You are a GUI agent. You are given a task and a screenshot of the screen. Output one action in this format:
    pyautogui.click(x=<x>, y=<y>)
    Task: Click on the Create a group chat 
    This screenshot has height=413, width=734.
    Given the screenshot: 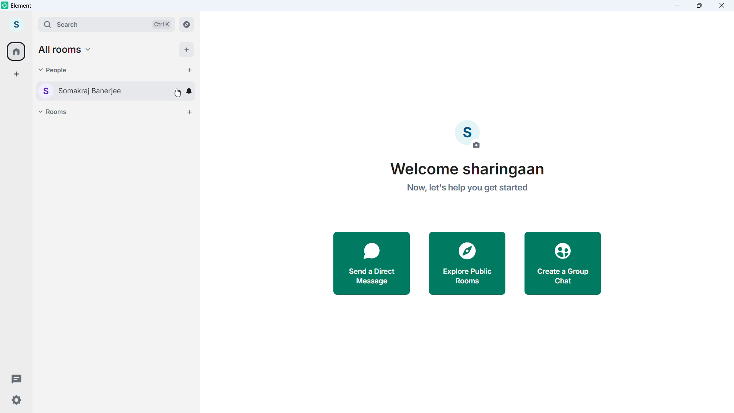 What is the action you would take?
    pyautogui.click(x=564, y=263)
    